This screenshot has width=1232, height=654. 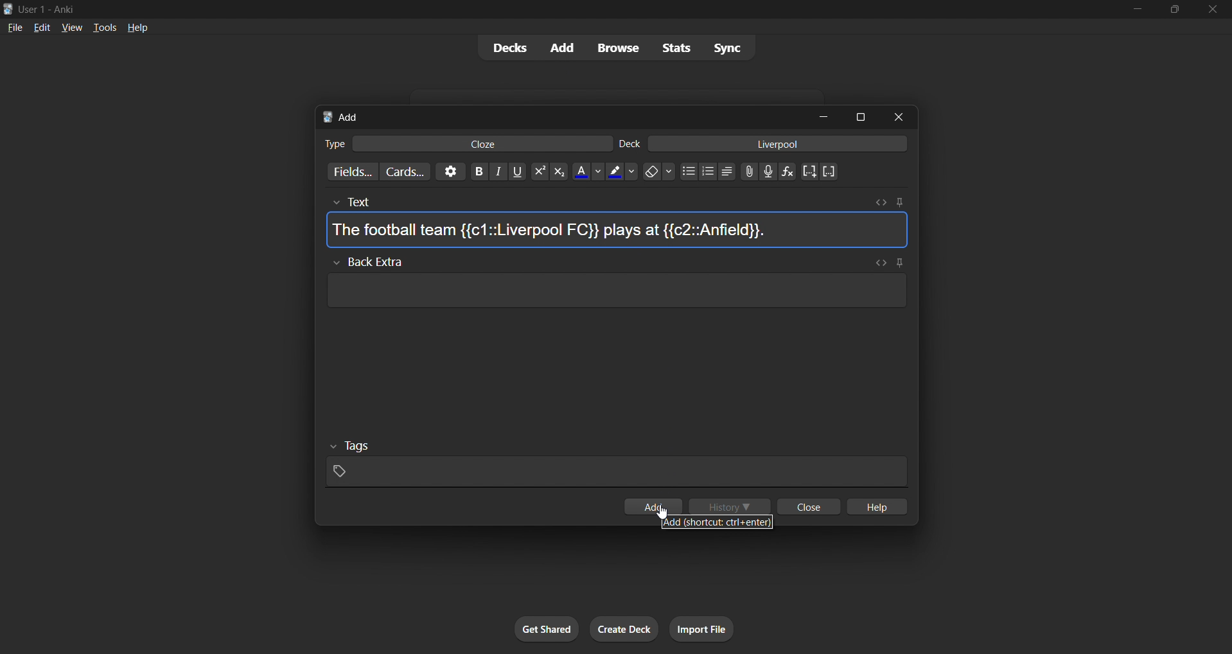 What do you see at coordinates (1214, 10) in the screenshot?
I see `close` at bounding box center [1214, 10].